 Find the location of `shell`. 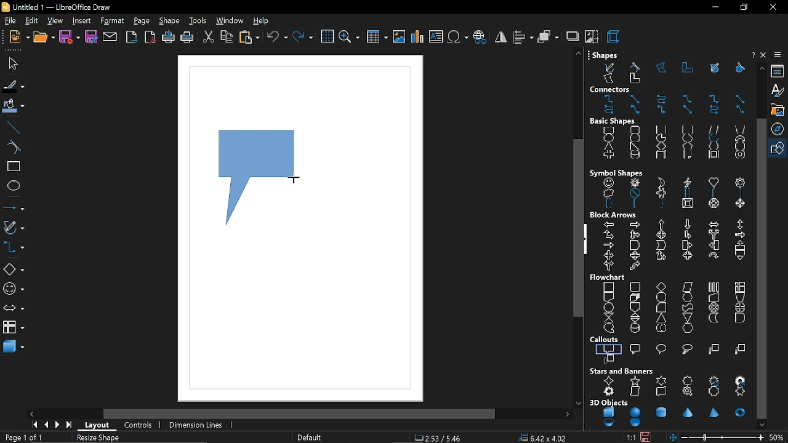

shell is located at coordinates (610, 423).